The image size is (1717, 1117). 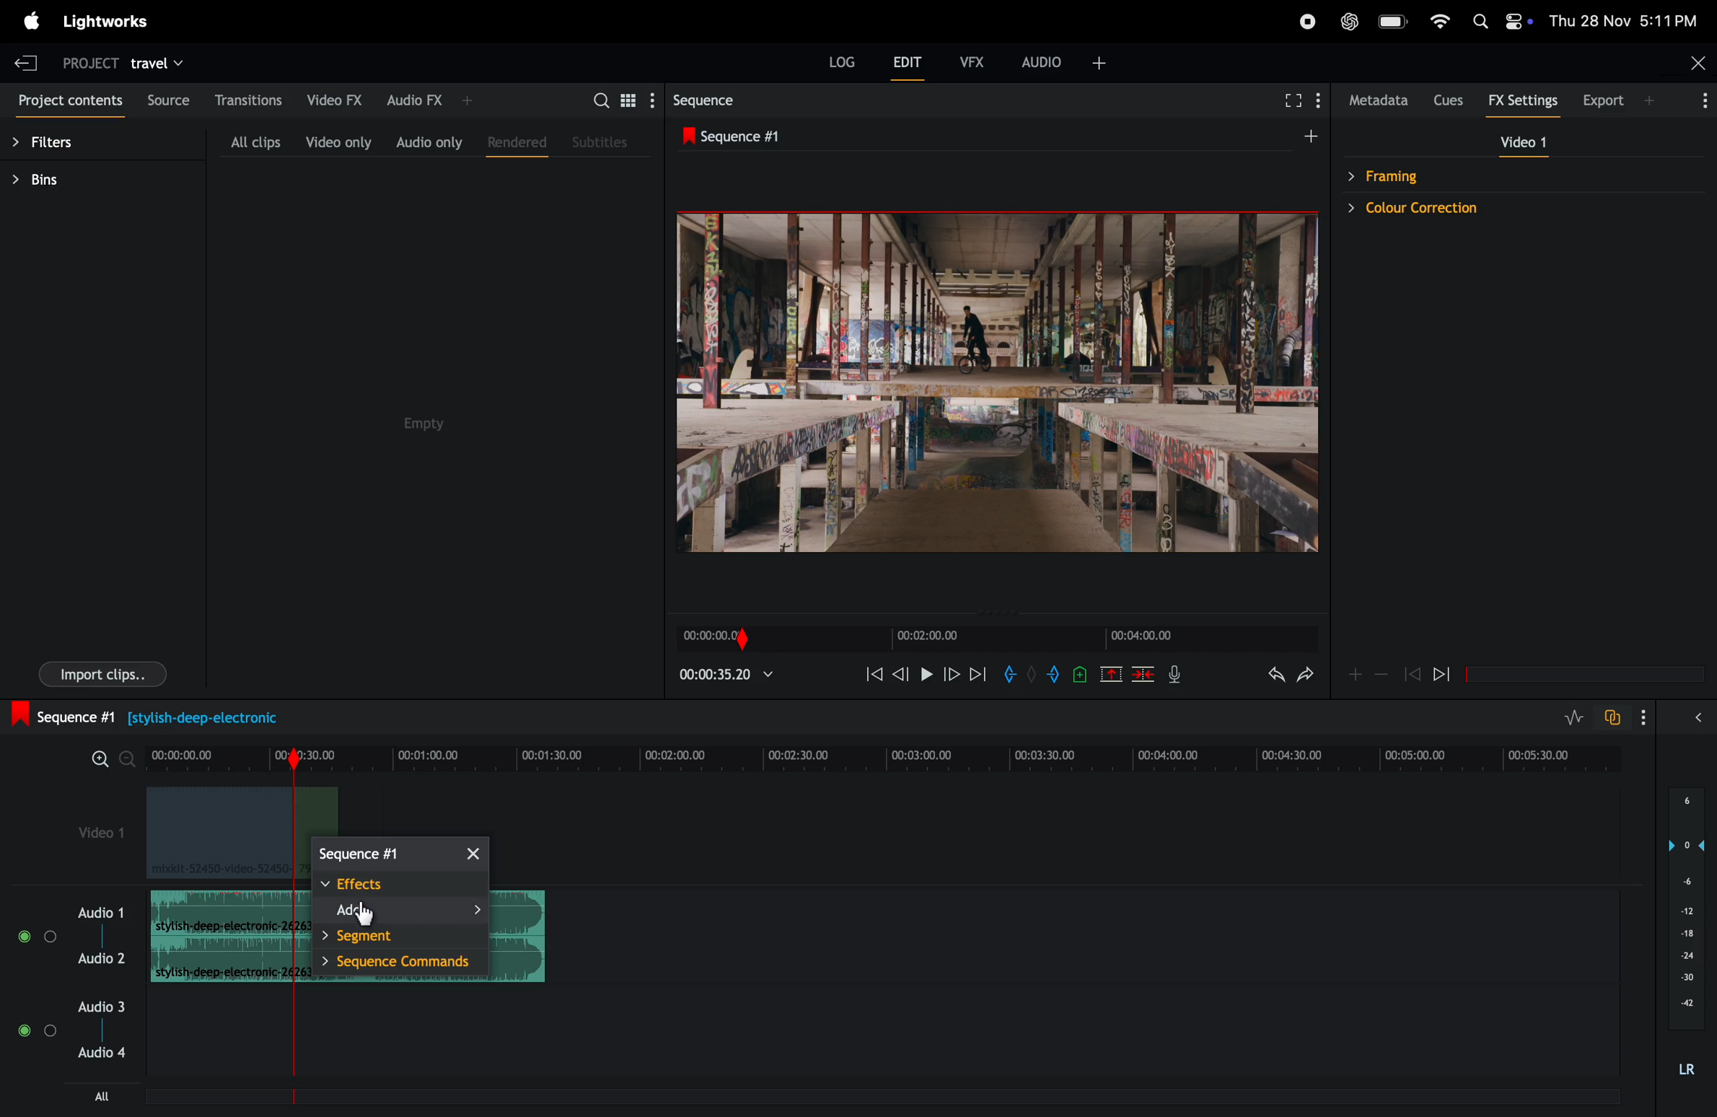 I want to click on rewind, so click(x=1412, y=675).